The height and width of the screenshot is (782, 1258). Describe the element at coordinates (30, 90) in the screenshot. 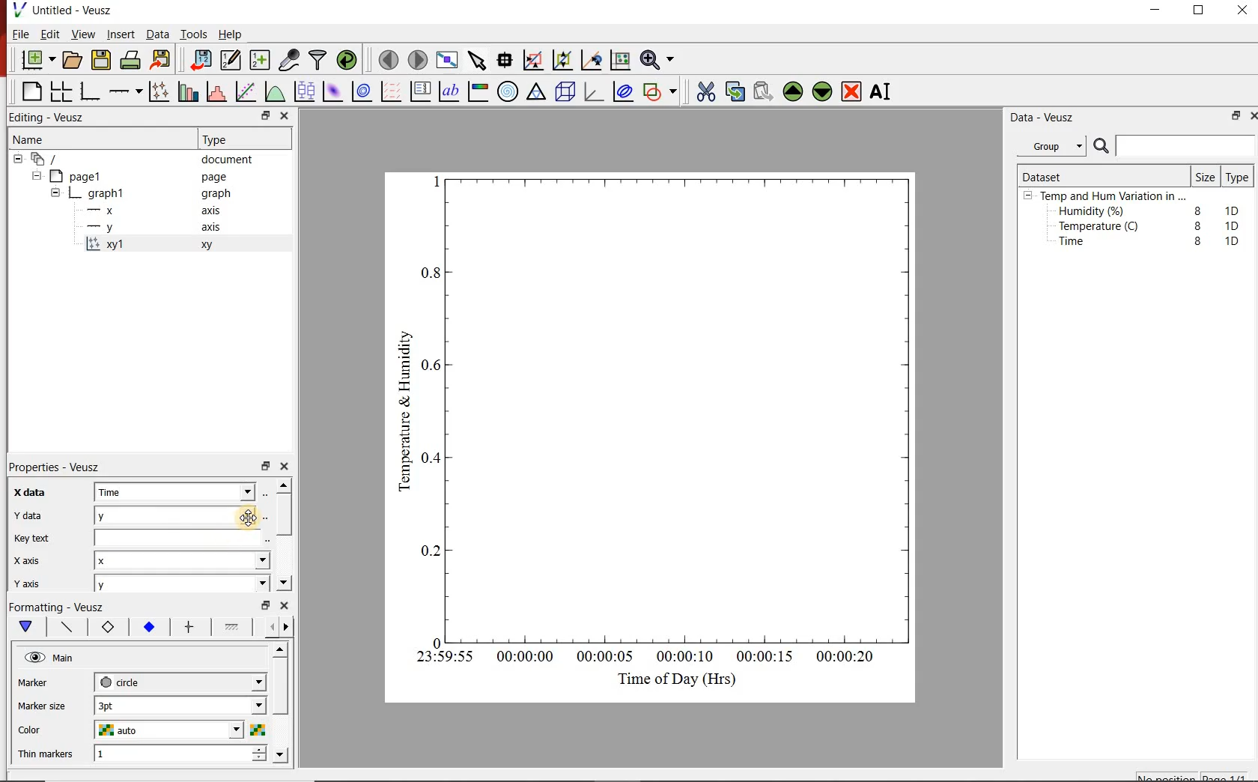

I see `blank page` at that location.